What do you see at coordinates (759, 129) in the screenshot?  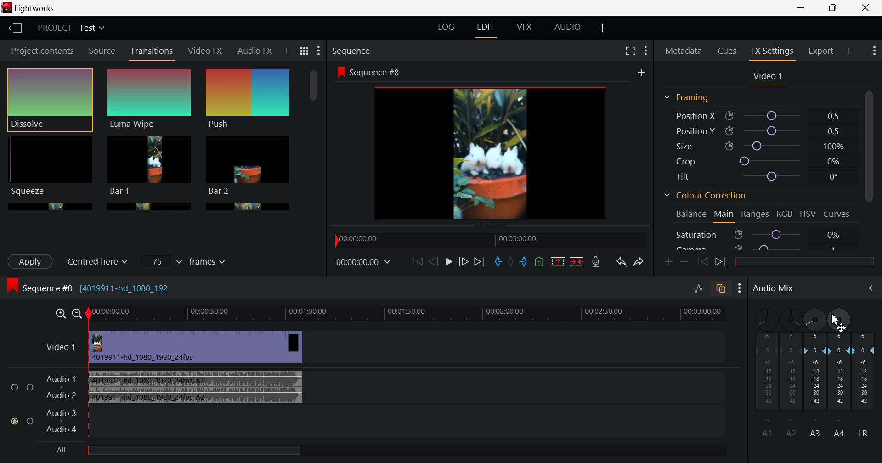 I see `Position Y` at bounding box center [759, 129].